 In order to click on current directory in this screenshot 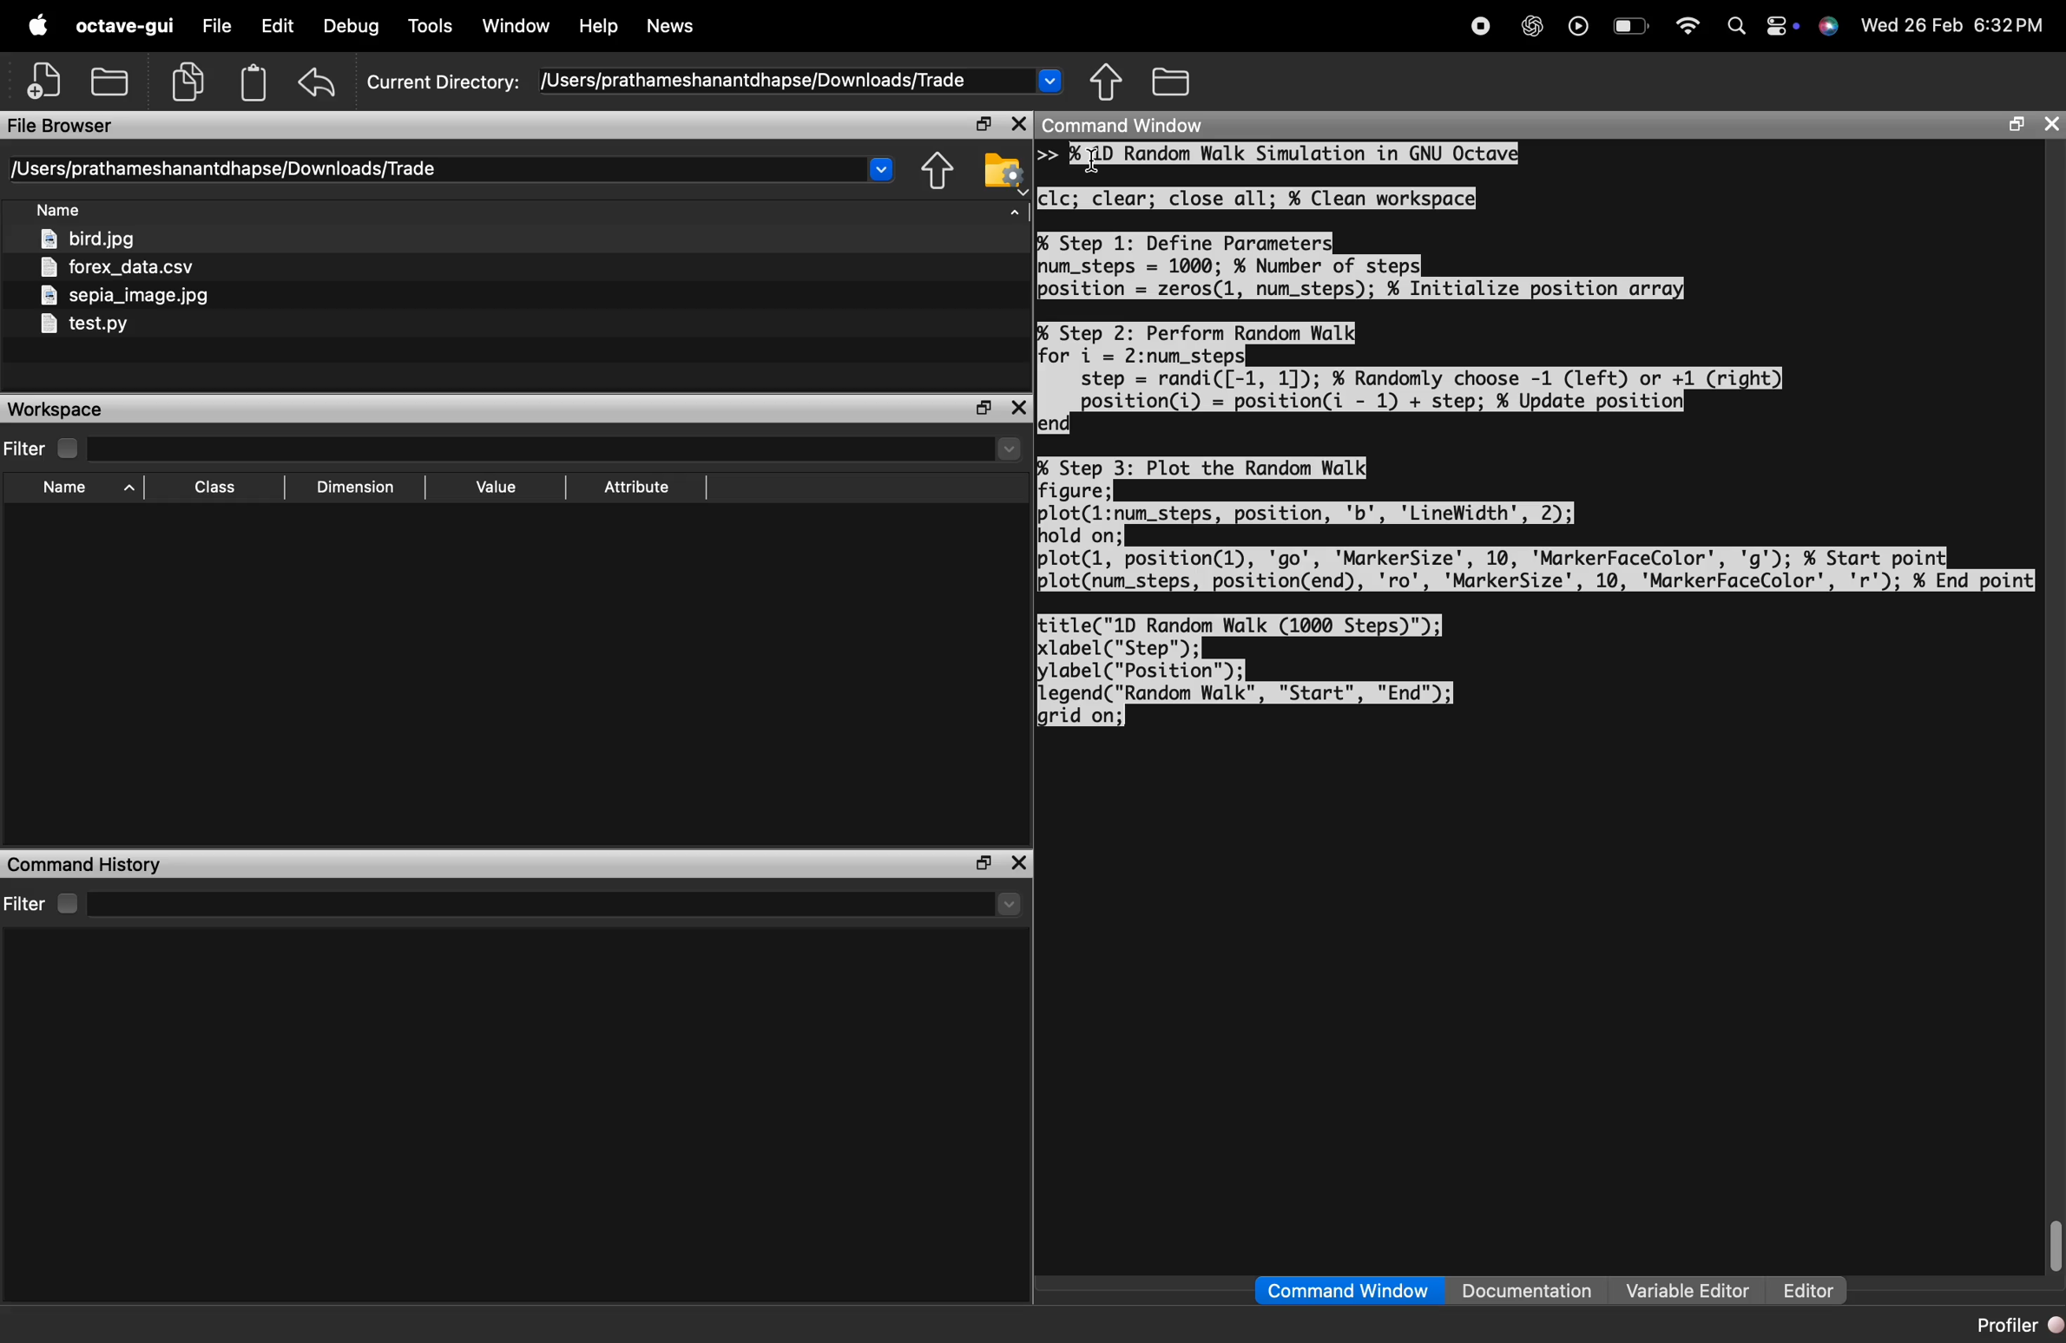, I will do `click(715, 81)`.